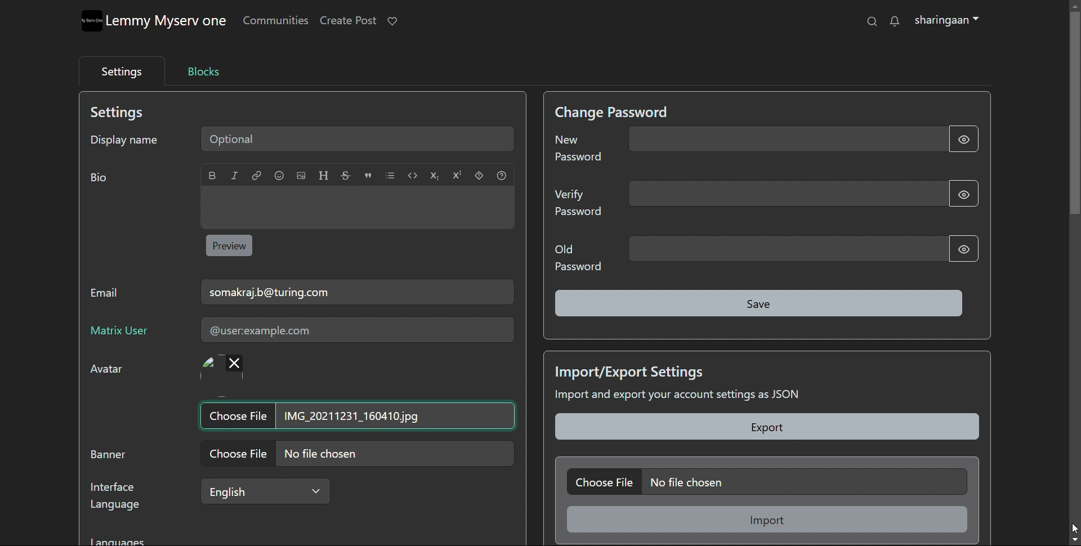 The width and height of the screenshot is (1081, 546). I want to click on help, so click(502, 176).